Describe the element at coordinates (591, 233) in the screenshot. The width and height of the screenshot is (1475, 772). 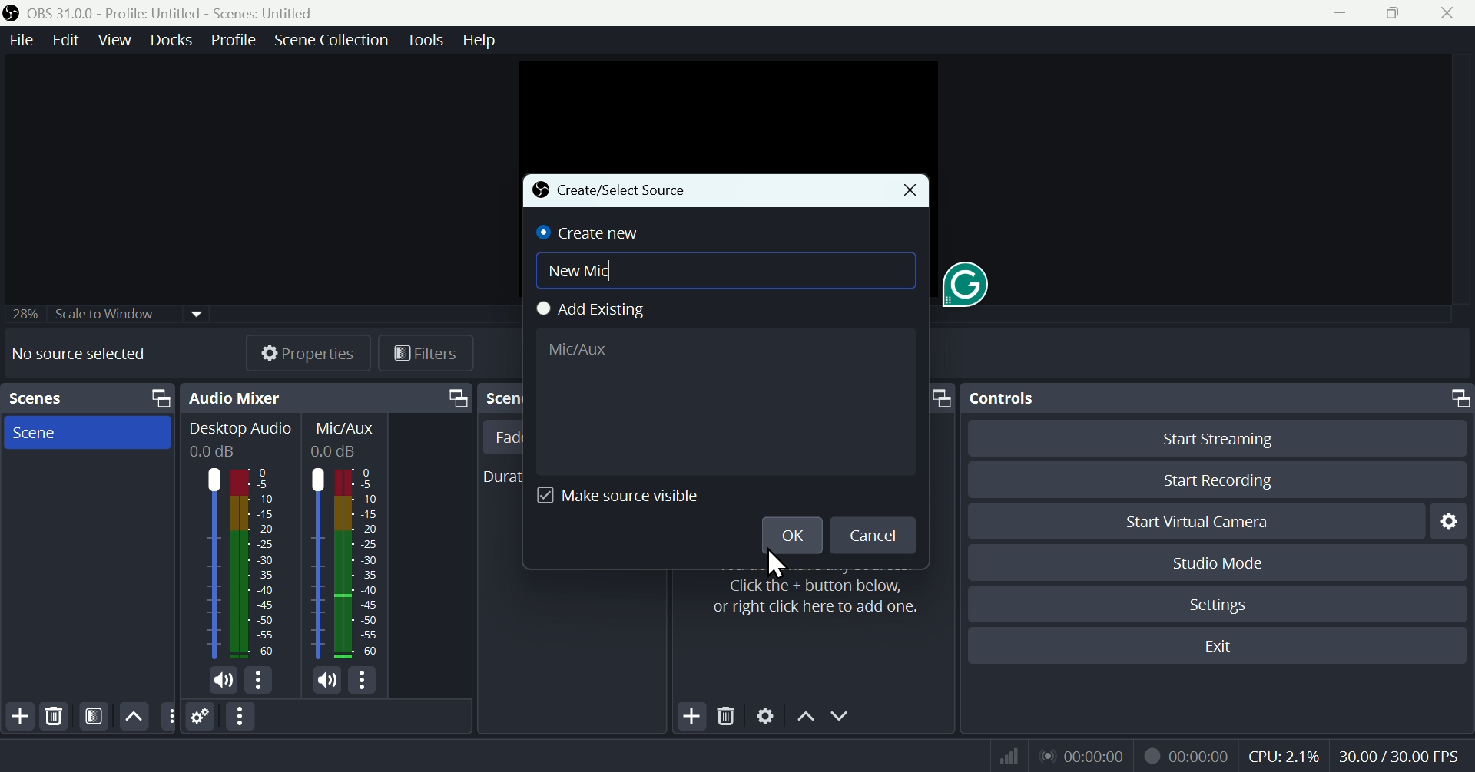
I see `(un)check Create new` at that location.